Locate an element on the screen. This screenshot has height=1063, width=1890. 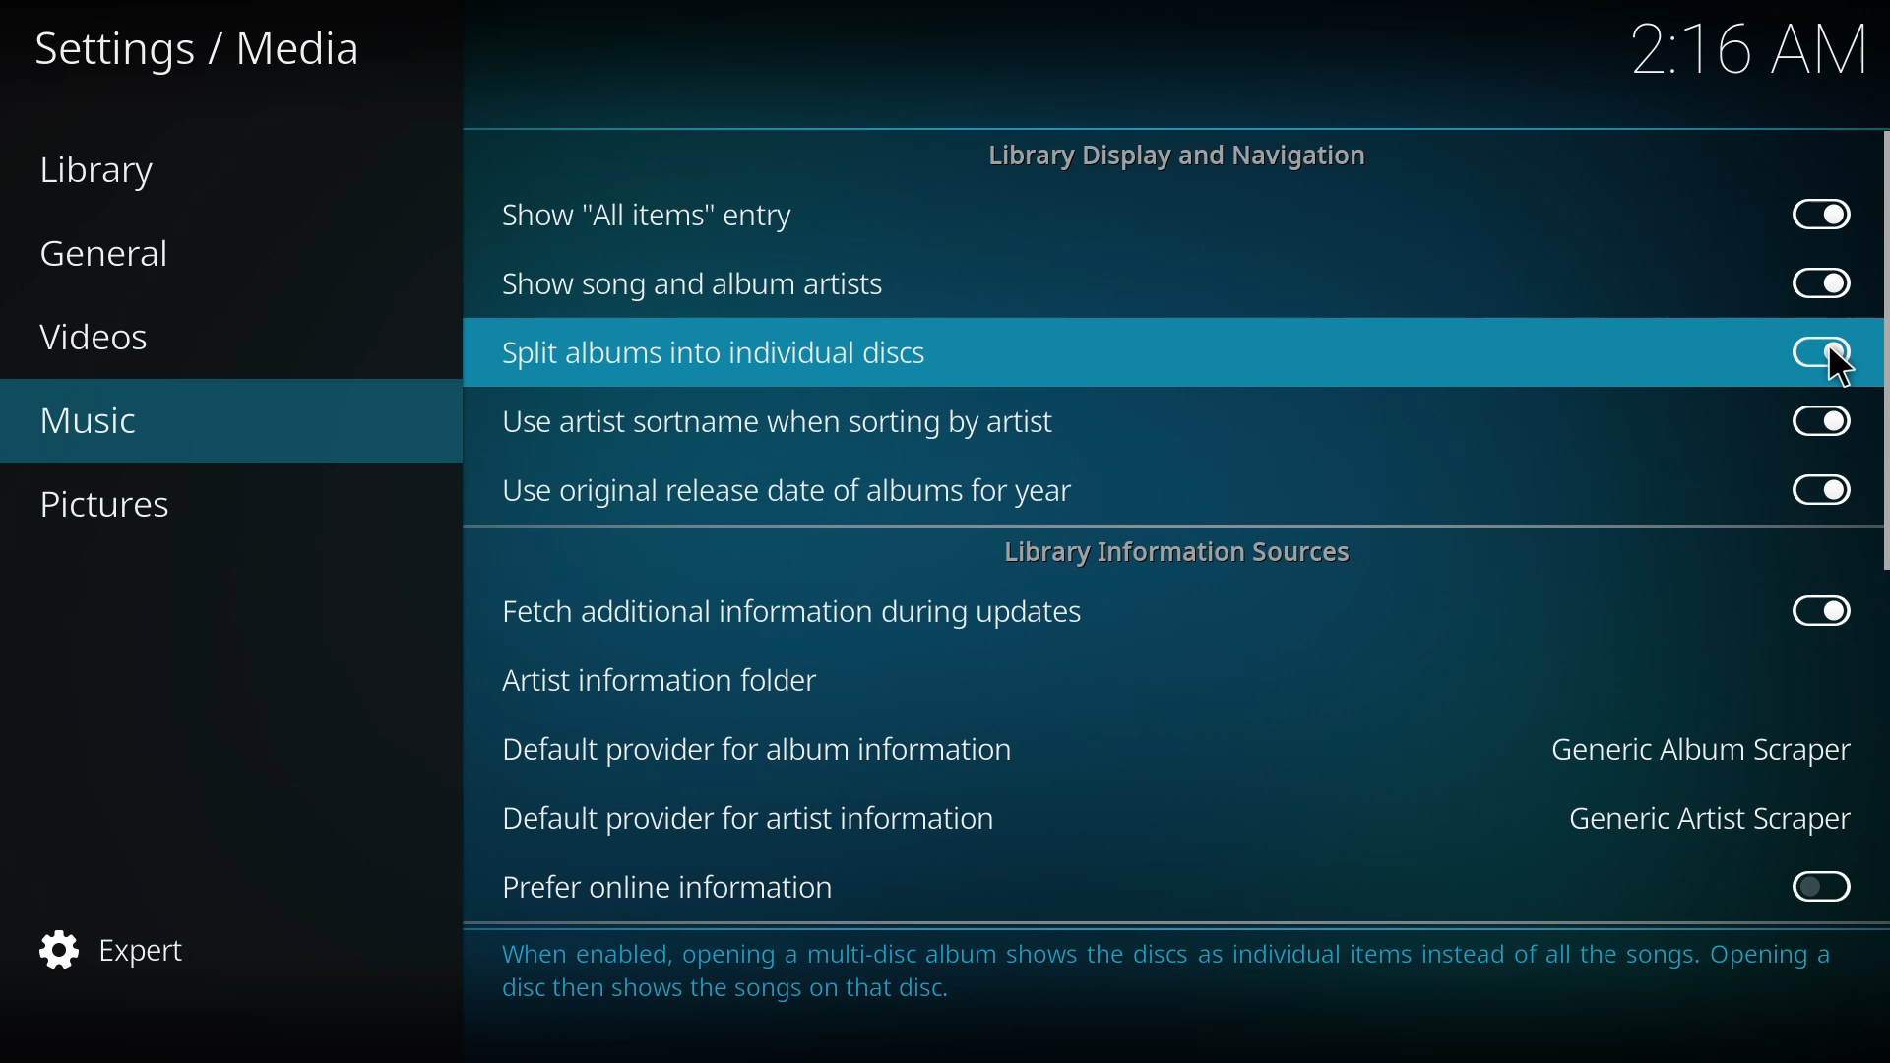
split albums into discs is located at coordinates (719, 351).